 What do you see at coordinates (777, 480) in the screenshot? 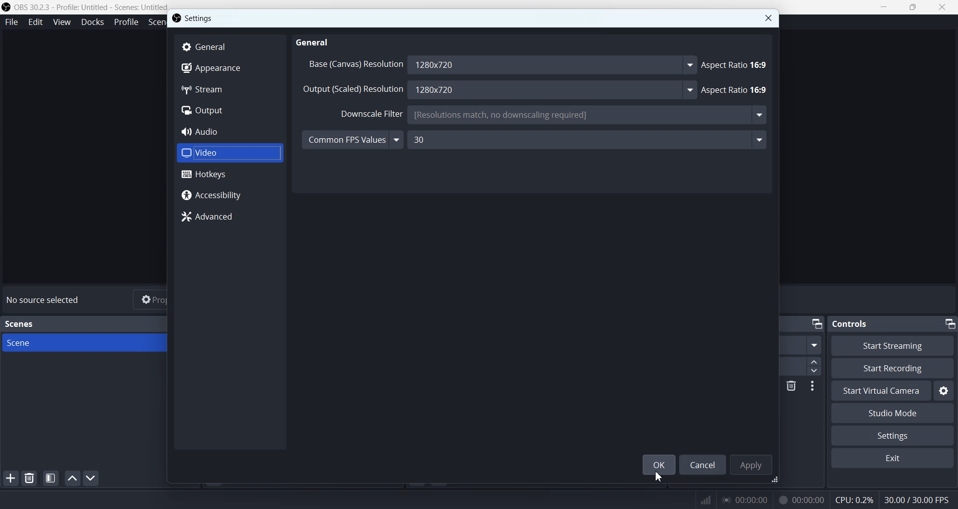
I see `Window adjuster` at bounding box center [777, 480].